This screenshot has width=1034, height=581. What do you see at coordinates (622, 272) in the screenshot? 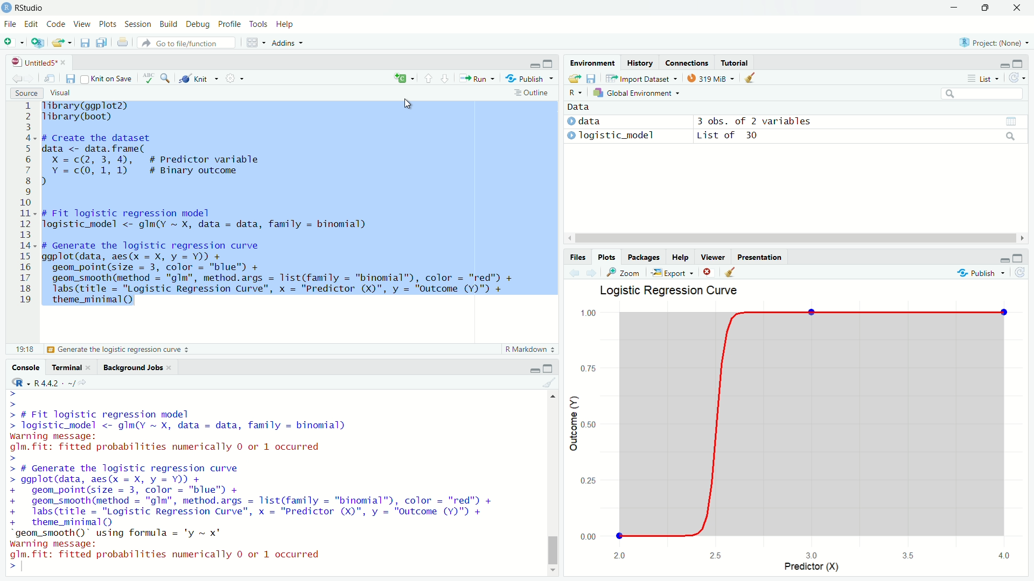
I see `Zoom` at bounding box center [622, 272].